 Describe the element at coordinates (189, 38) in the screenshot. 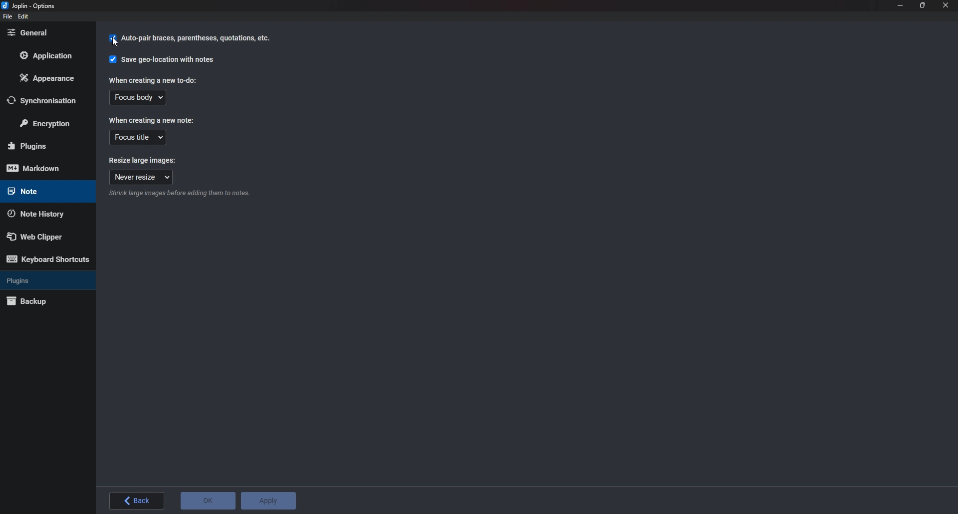

I see `Cursor on Auto pair braces parenthesis quotation` at that location.